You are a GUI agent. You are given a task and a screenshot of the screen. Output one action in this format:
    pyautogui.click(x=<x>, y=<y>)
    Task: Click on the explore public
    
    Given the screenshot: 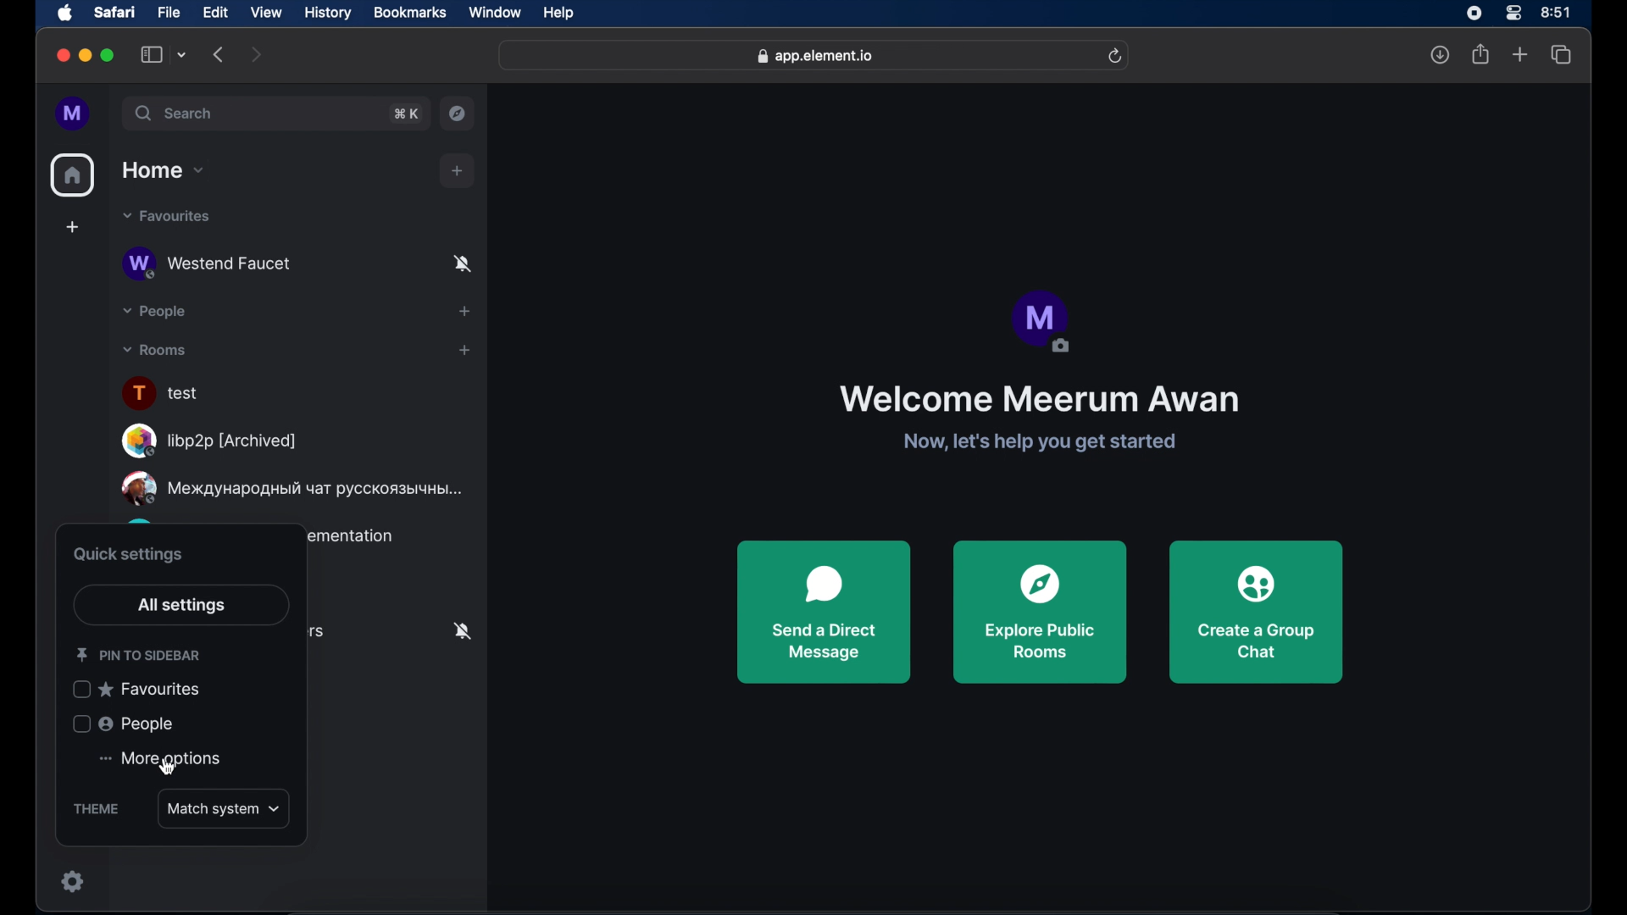 What is the action you would take?
    pyautogui.click(x=1041, y=613)
    